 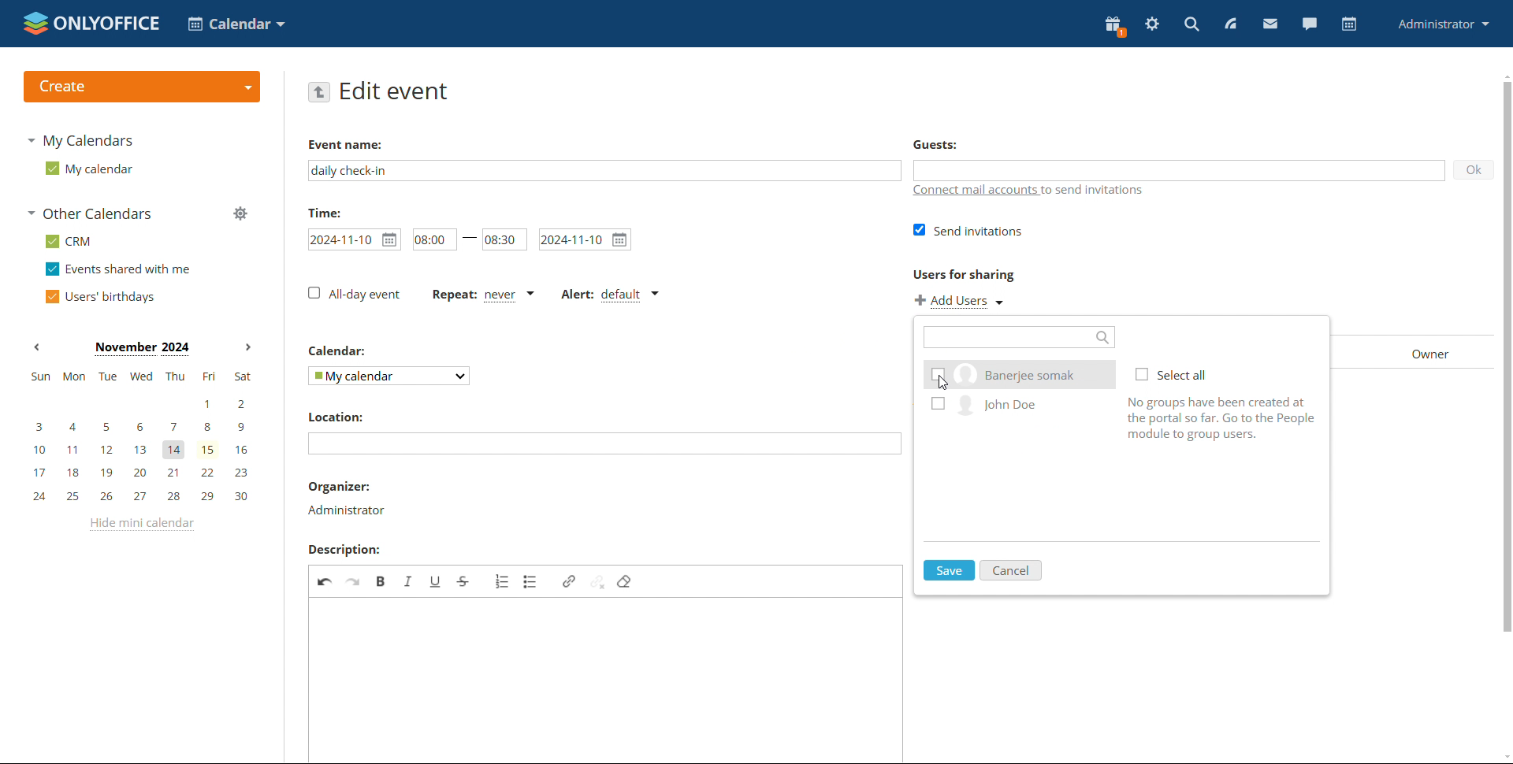 I want to click on add location, so click(x=604, y=443).